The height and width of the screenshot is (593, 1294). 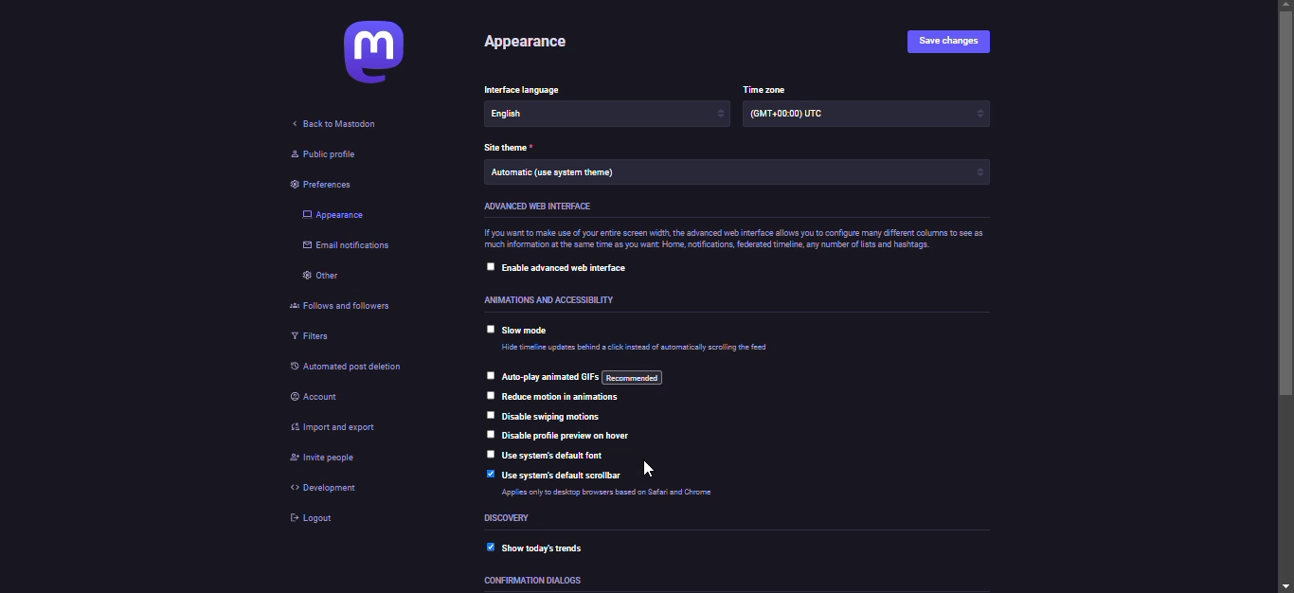 I want to click on preferences, so click(x=326, y=182).